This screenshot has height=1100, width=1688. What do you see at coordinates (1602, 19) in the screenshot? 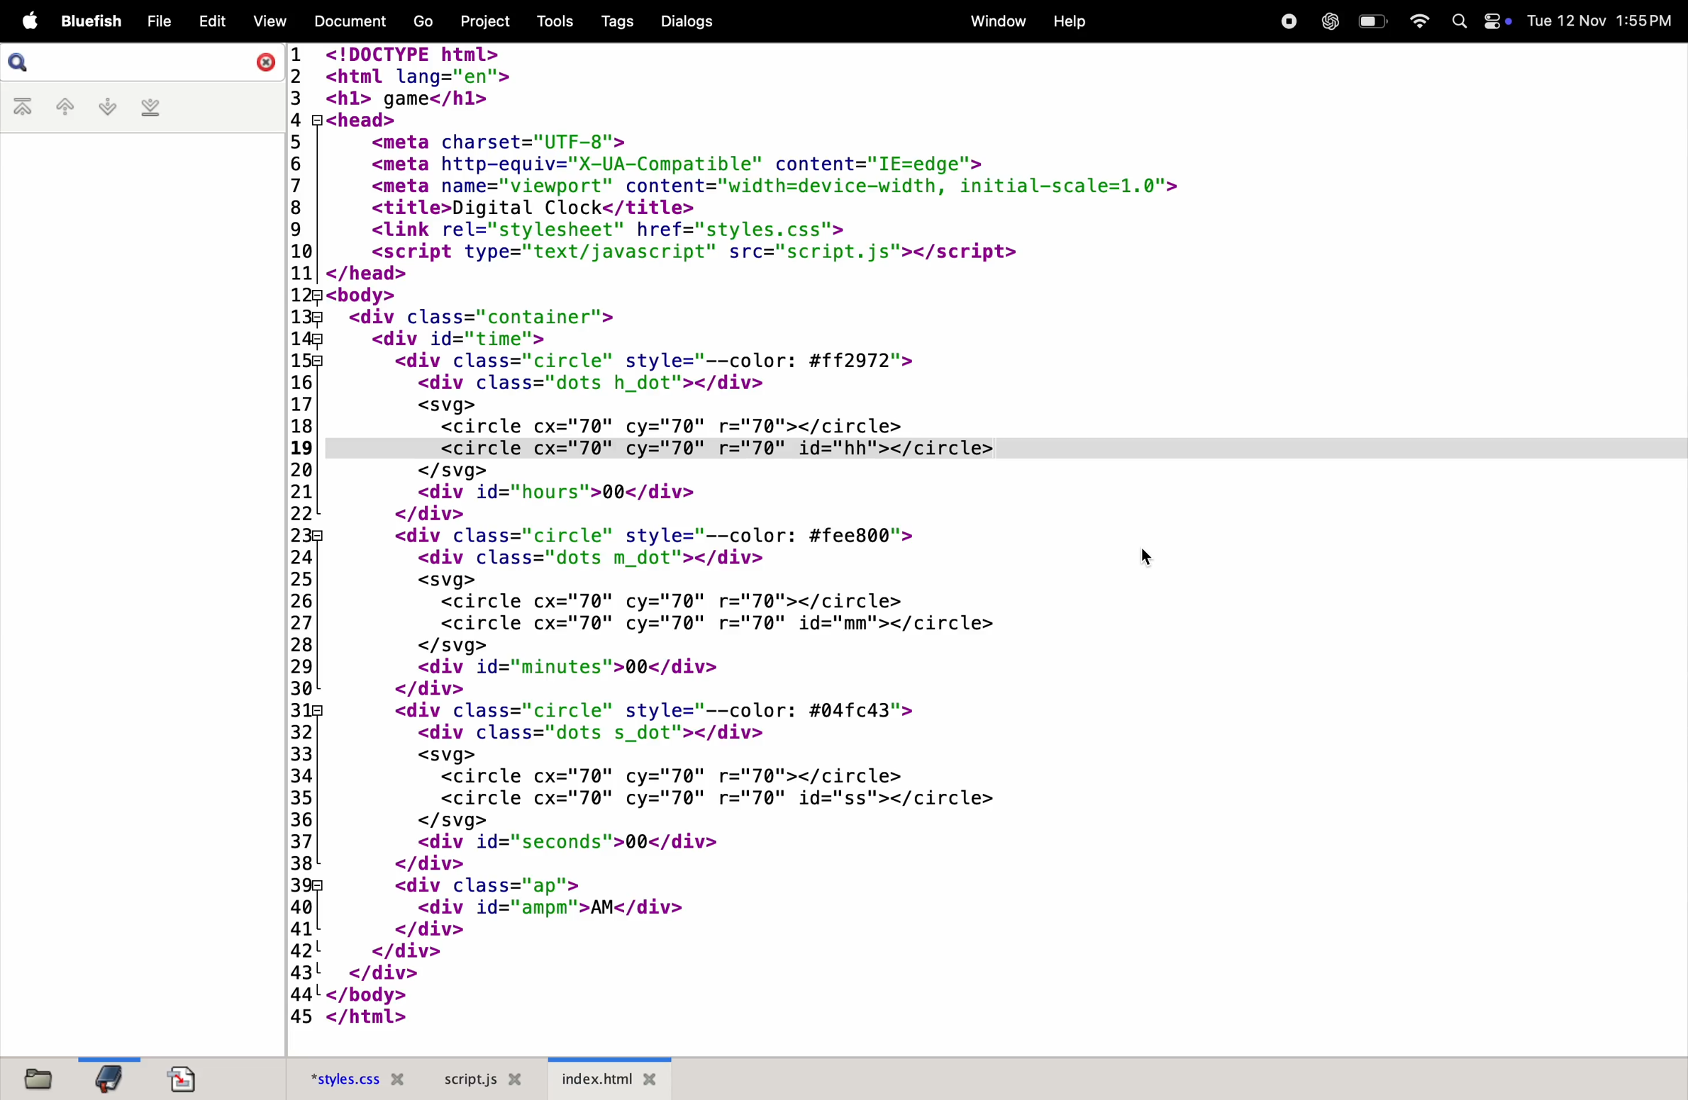
I see `Tue 12 Nov 1:55 PM` at bounding box center [1602, 19].